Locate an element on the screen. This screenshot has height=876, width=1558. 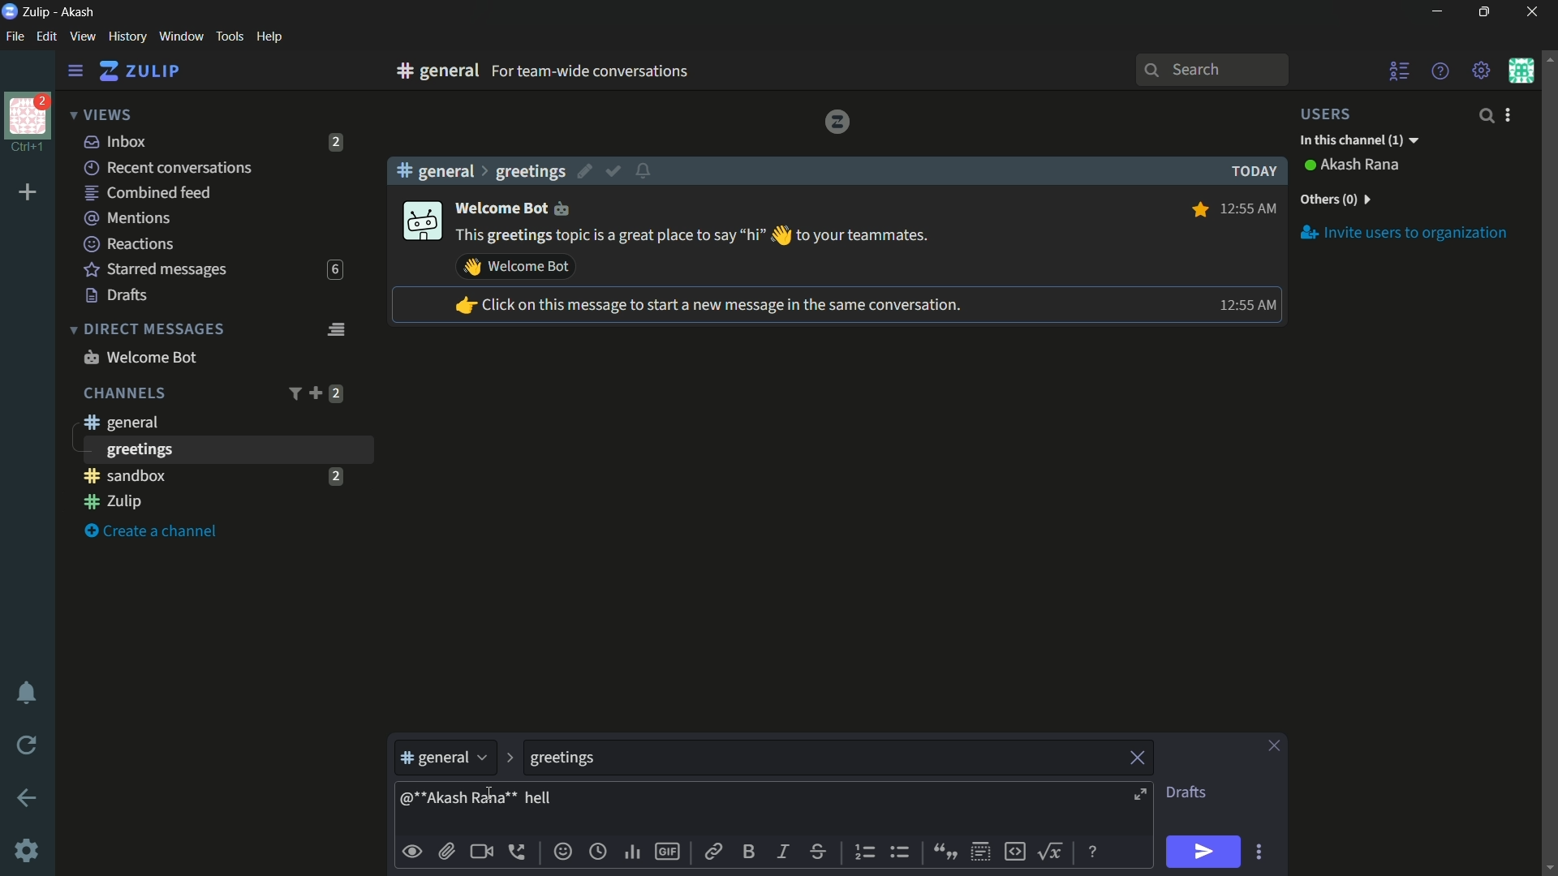
spoiler is located at coordinates (980, 852).